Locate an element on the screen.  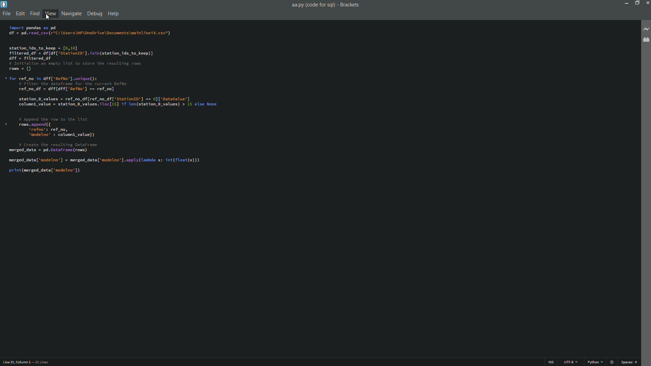
navigate menu is located at coordinates (72, 14).